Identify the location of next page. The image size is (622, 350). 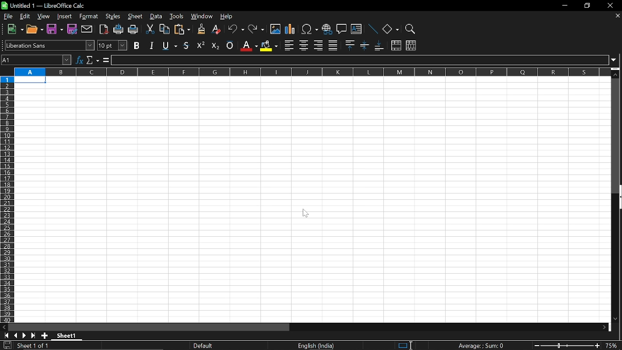
(24, 336).